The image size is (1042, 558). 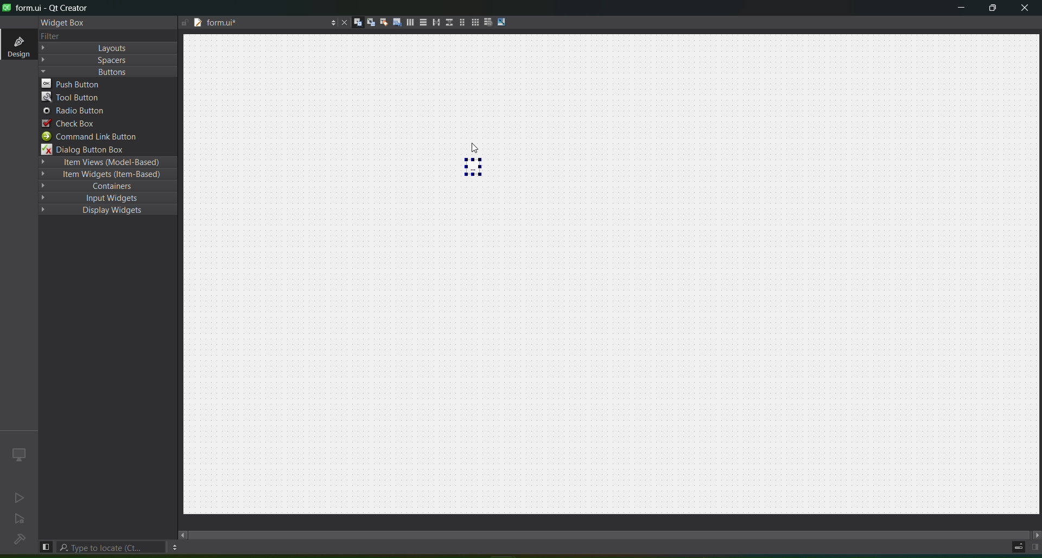 I want to click on move left, so click(x=181, y=534).